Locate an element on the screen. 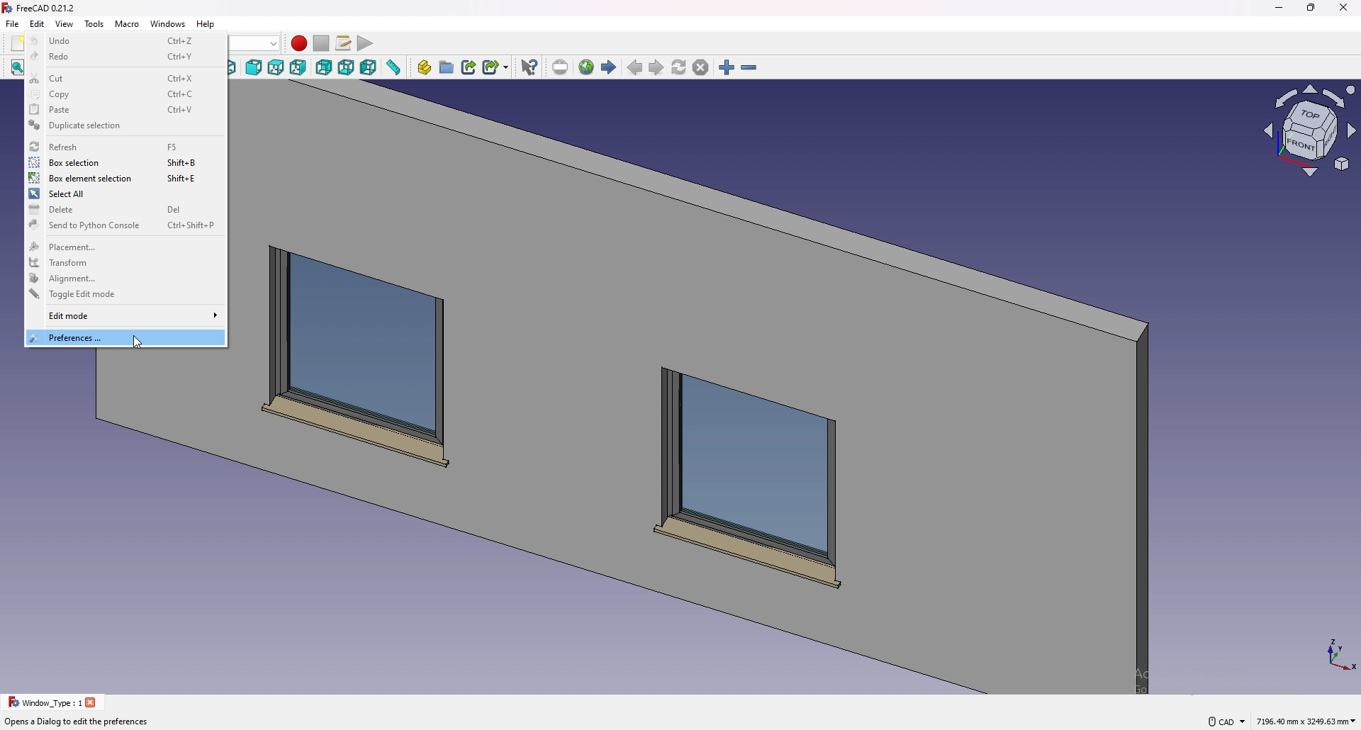 The width and height of the screenshot is (1361, 730). new is located at coordinates (17, 43).